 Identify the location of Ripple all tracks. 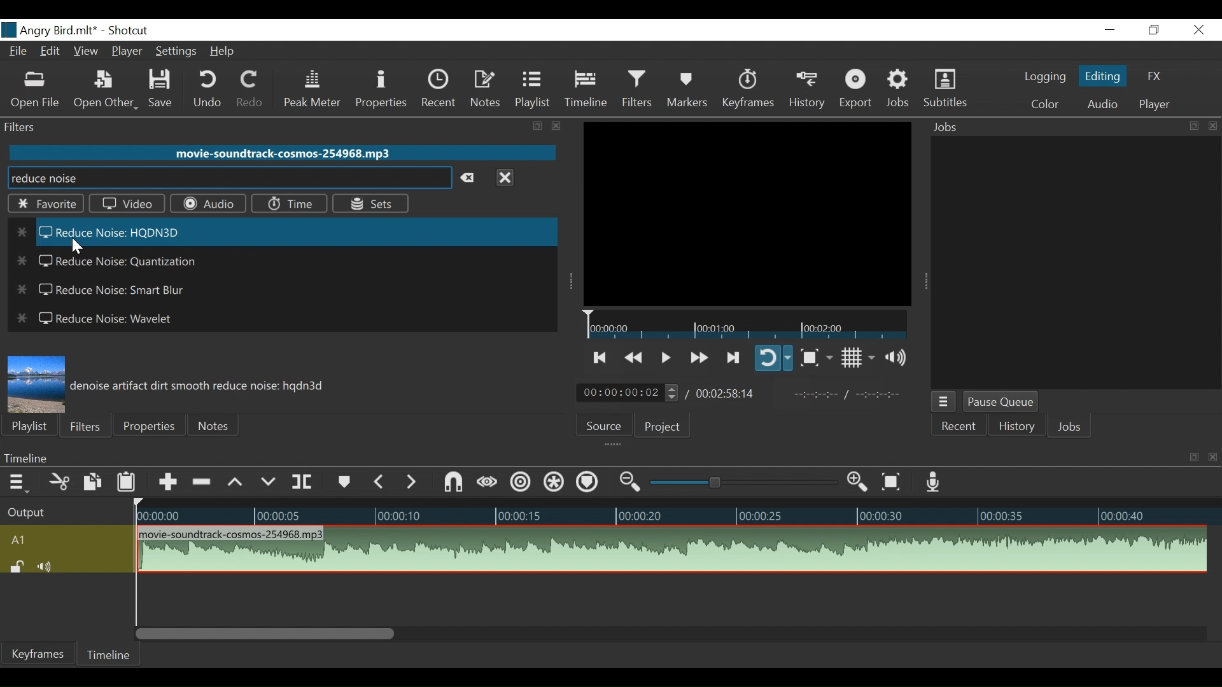
(554, 483).